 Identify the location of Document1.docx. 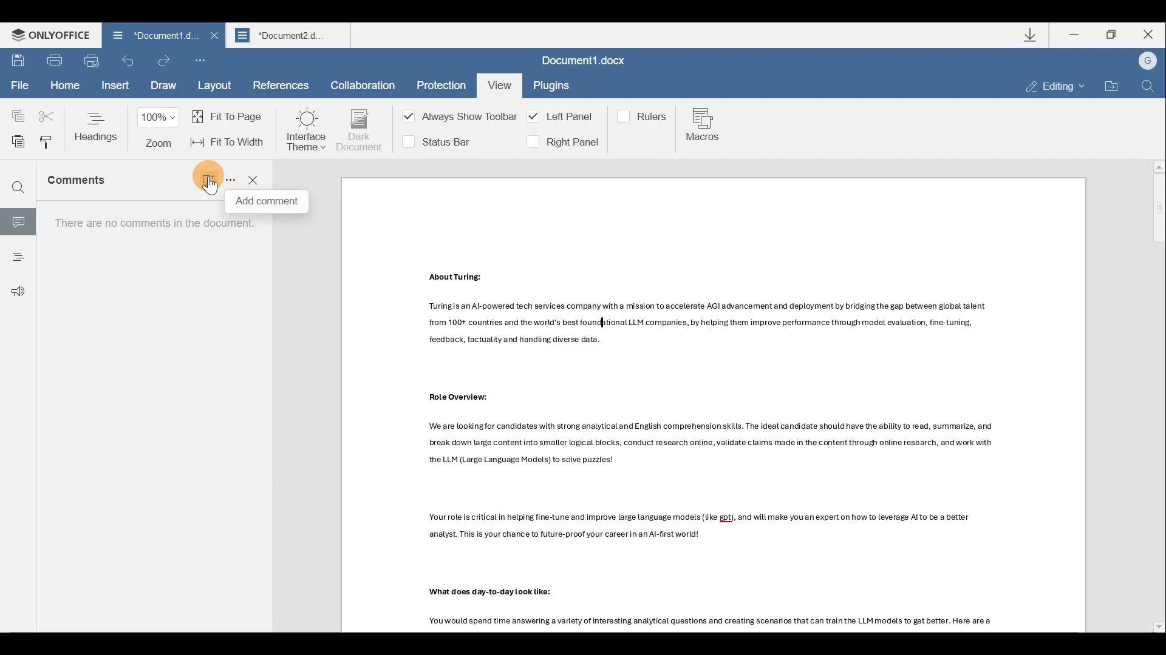
(587, 62).